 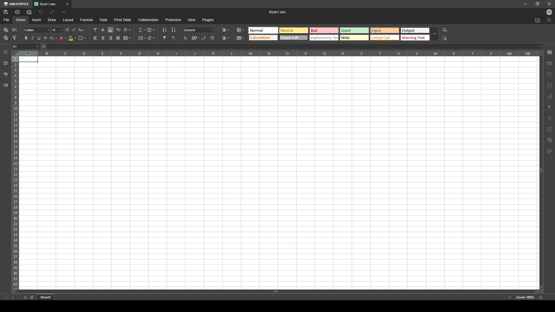 I want to click on previous, so click(x=6, y=298).